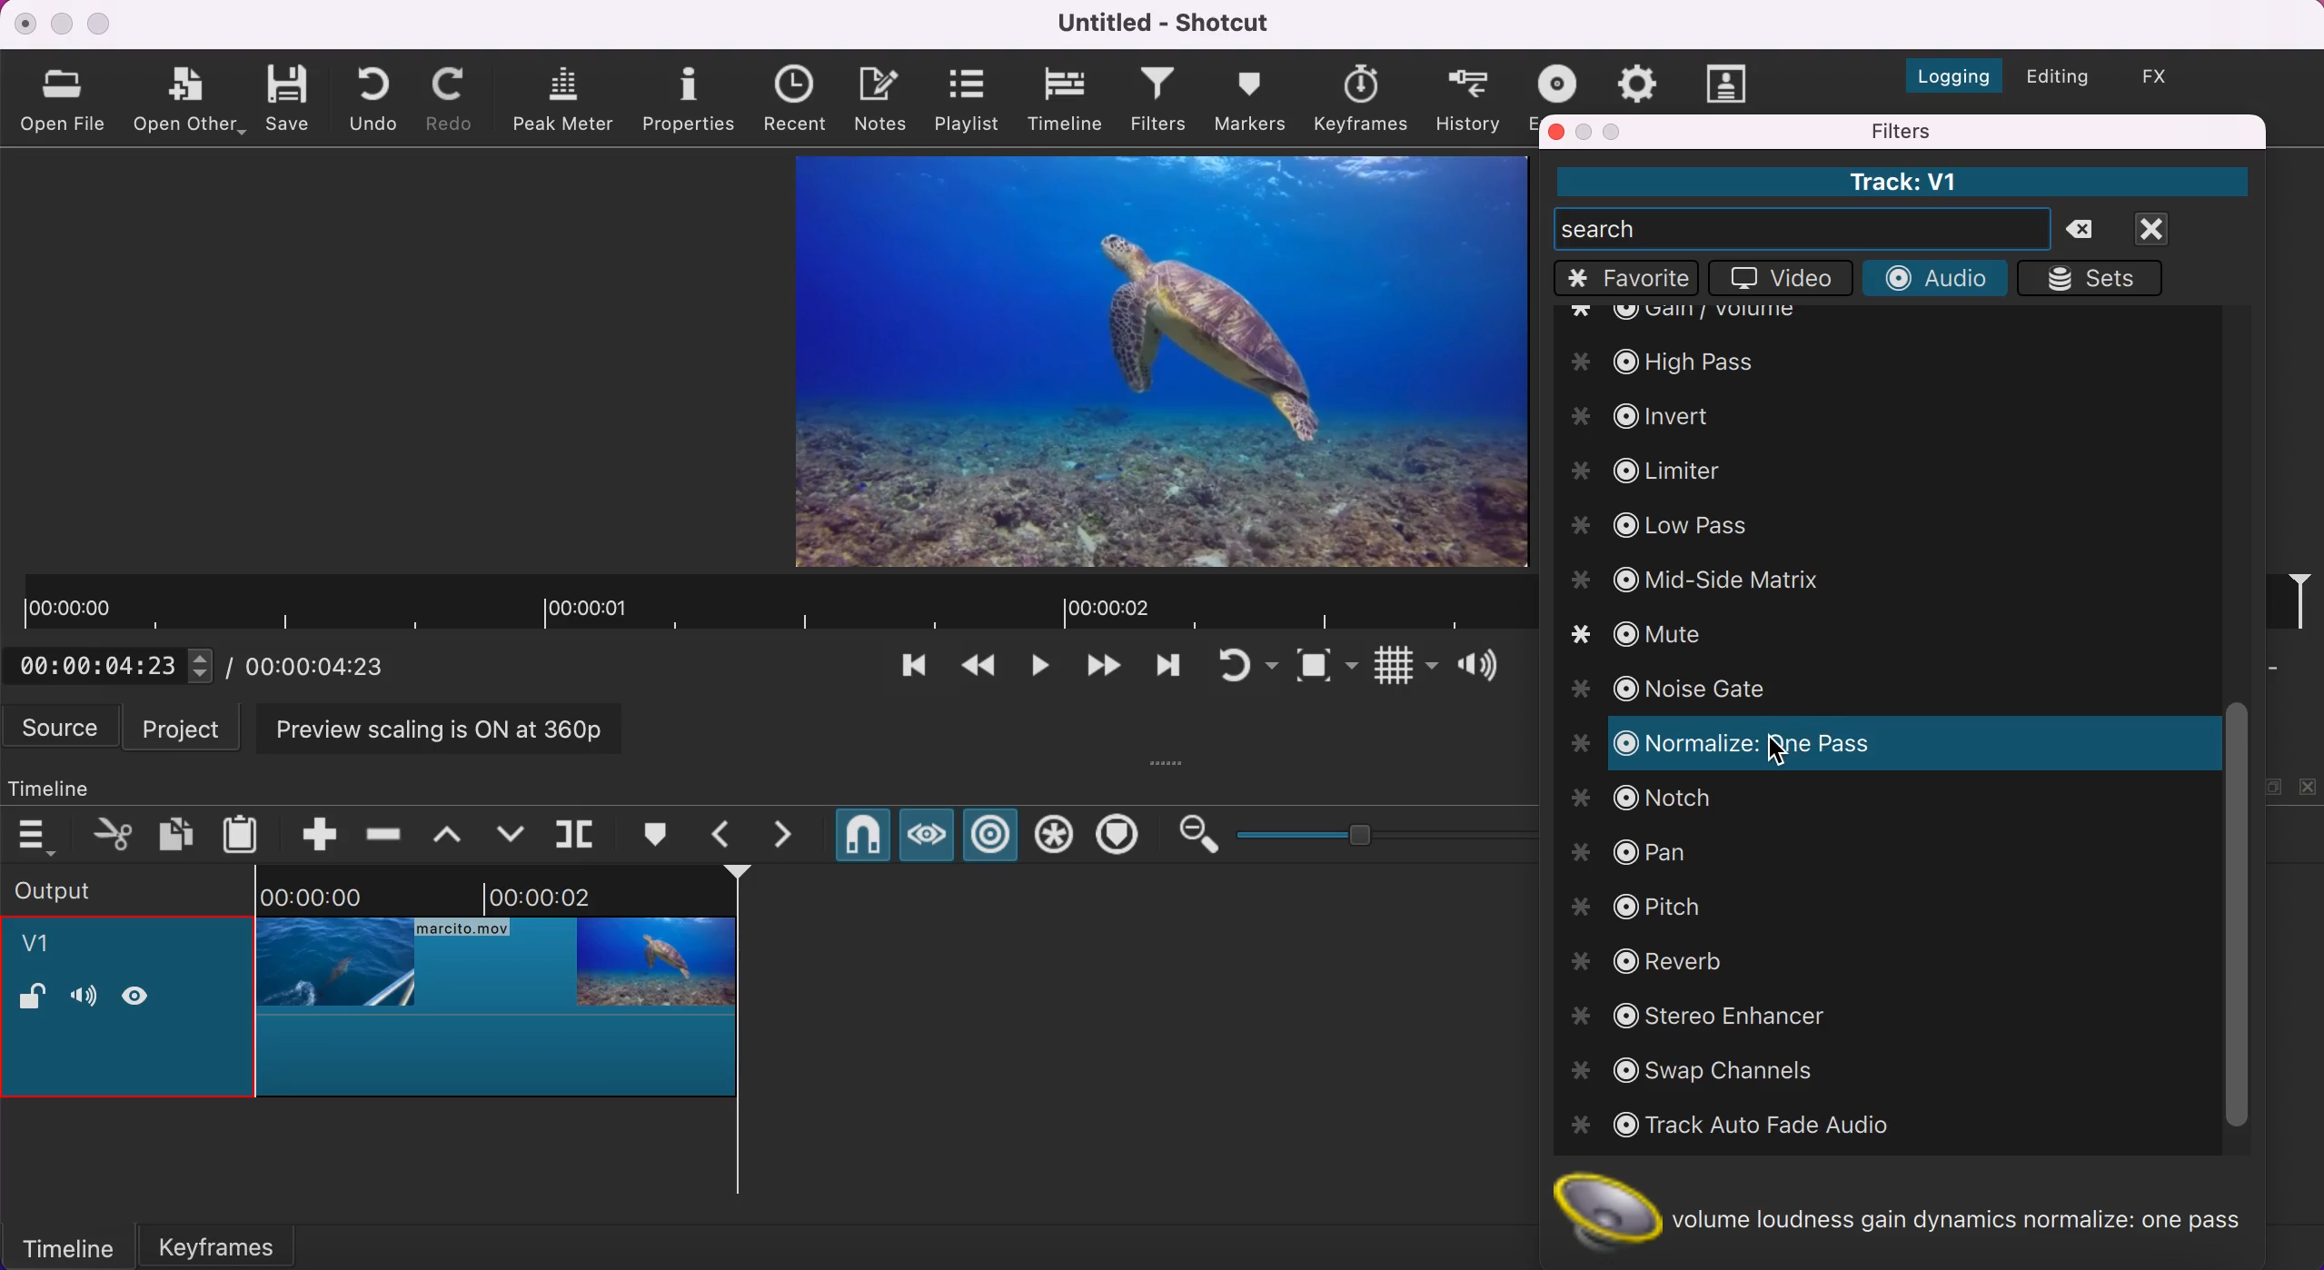 The width and height of the screenshot is (2324, 1270). I want to click on switch to the effects layout, so click(2169, 76).